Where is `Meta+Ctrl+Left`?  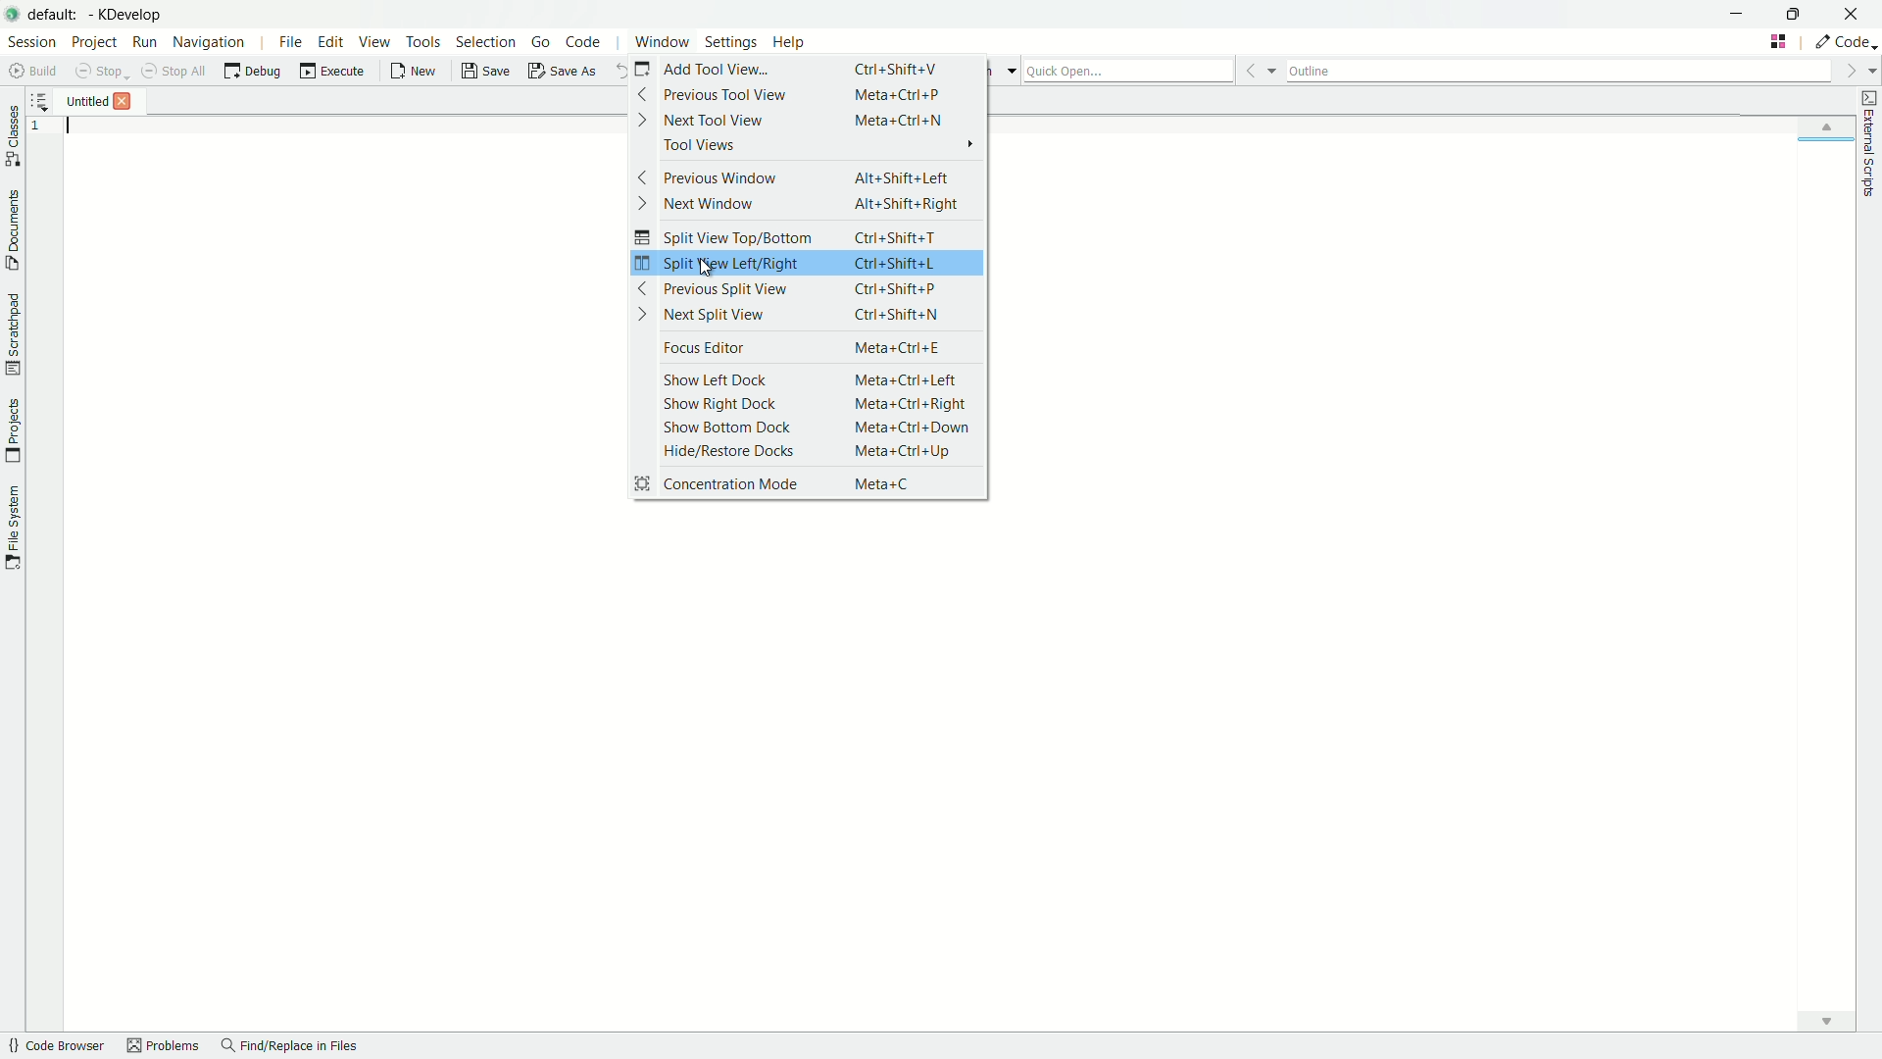 Meta+Ctrl+Left is located at coordinates (904, 376).